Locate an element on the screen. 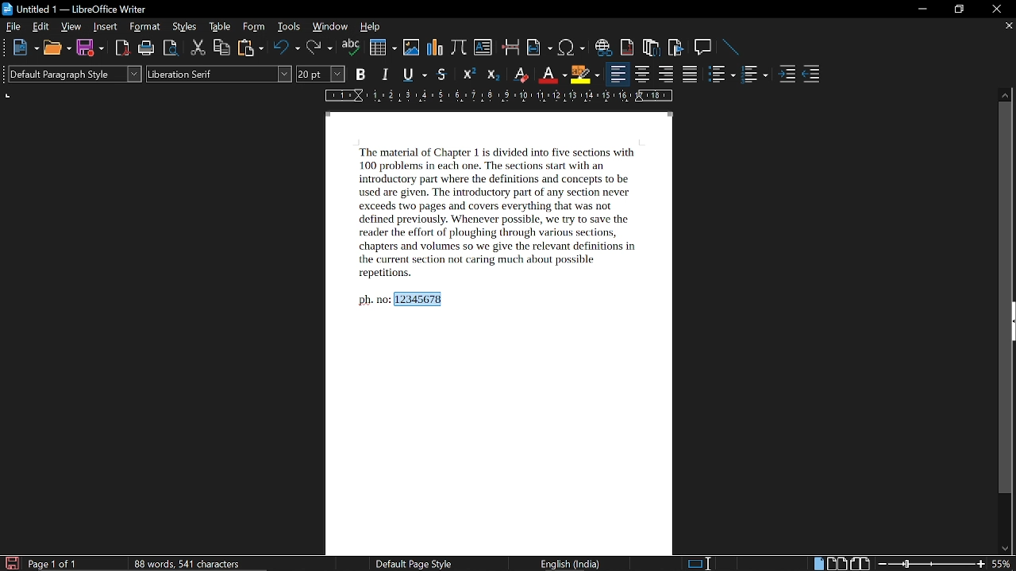 This screenshot has height=571, width=1016. Default paragraph style is located at coordinates (75, 74).